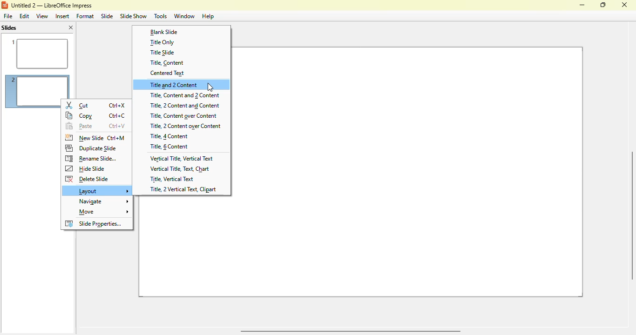 The width and height of the screenshot is (636, 335). What do you see at coordinates (167, 73) in the screenshot?
I see `centered text` at bounding box center [167, 73].